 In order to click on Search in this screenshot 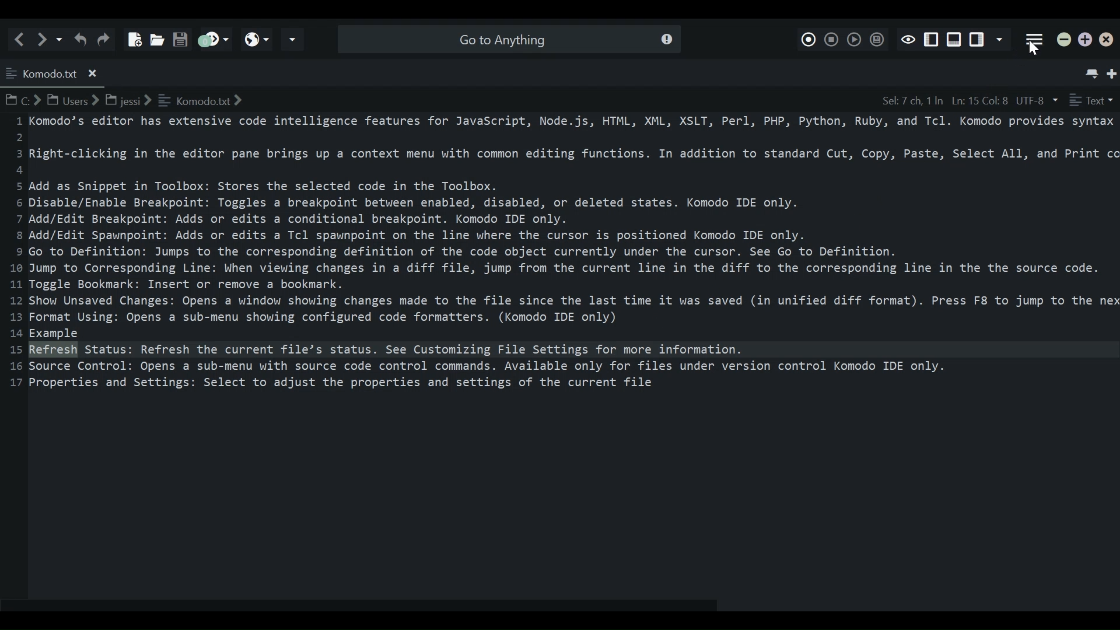, I will do `click(507, 38)`.